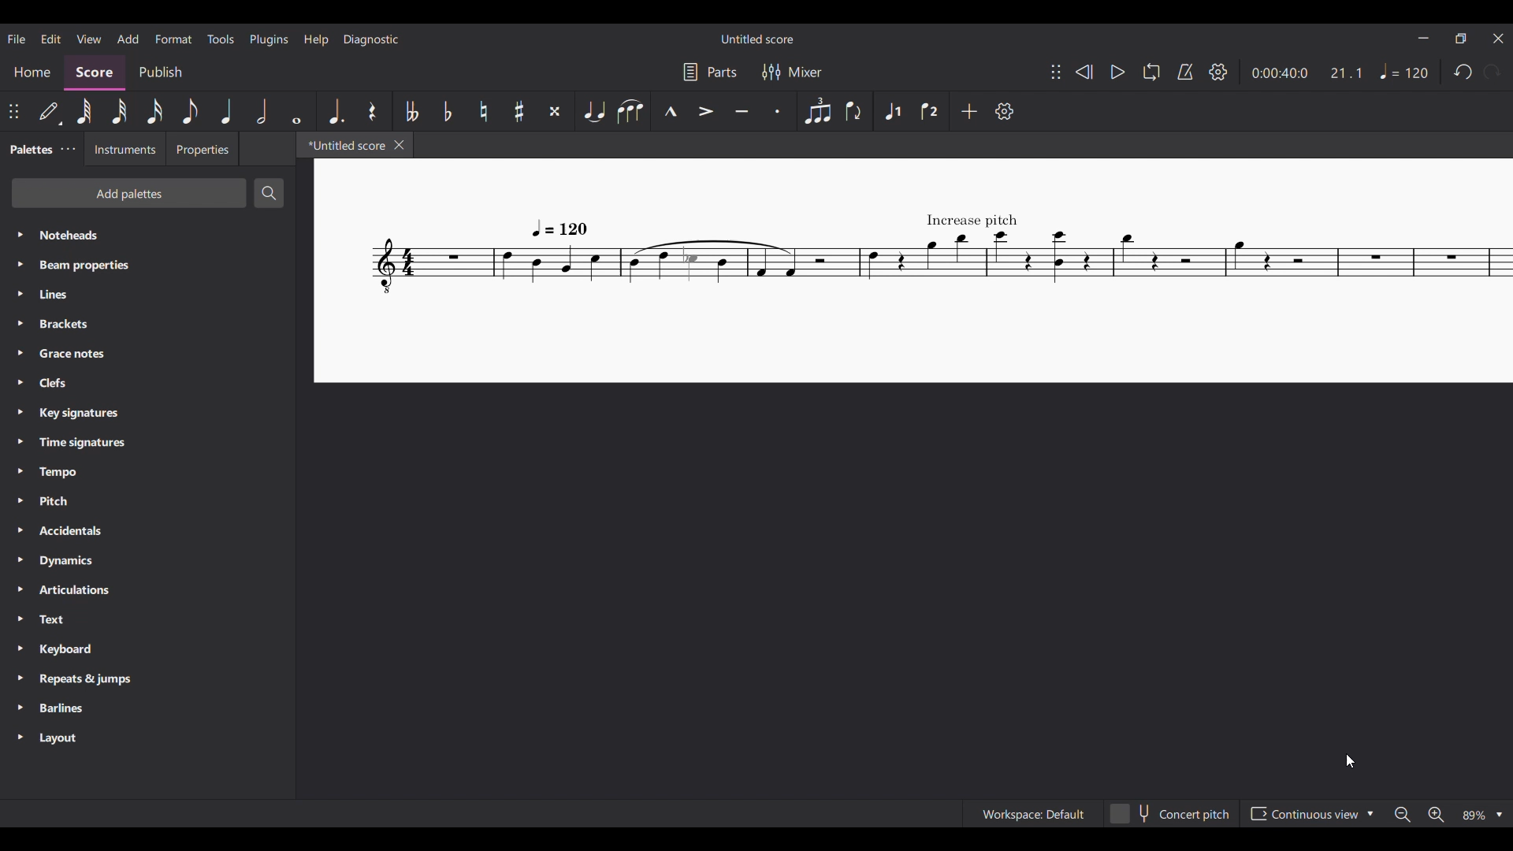  I want to click on Time signatures, so click(147, 443).